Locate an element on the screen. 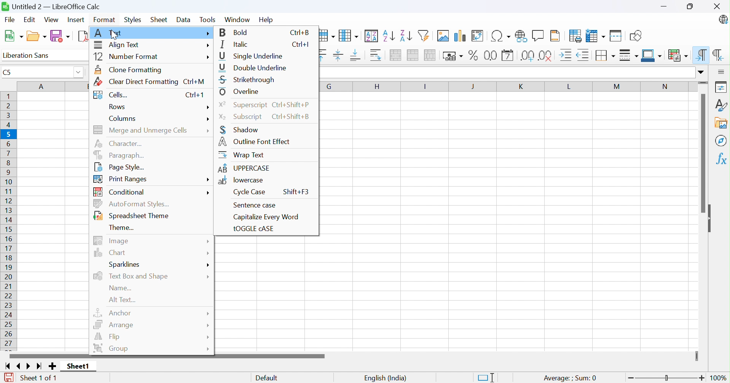 The height and width of the screenshot is (383, 730). Split window is located at coordinates (616, 36).